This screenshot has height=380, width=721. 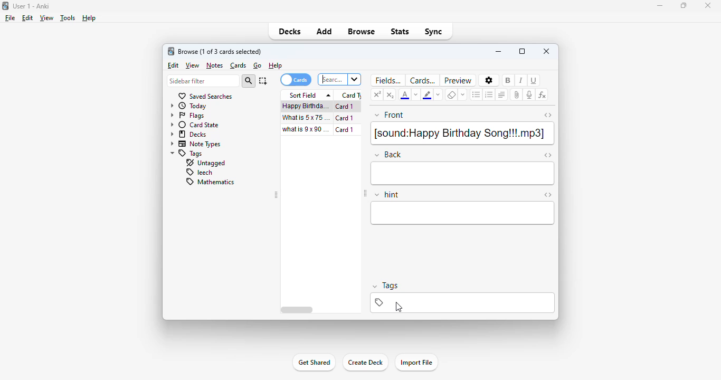 What do you see at coordinates (523, 51) in the screenshot?
I see `maximize` at bounding box center [523, 51].